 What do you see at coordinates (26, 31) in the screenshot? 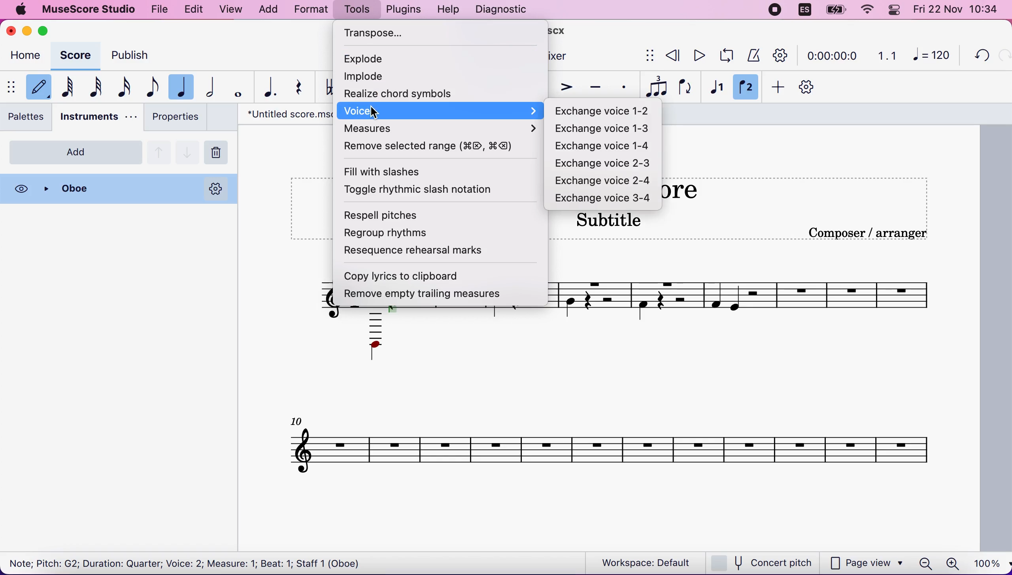
I see `minimize` at bounding box center [26, 31].